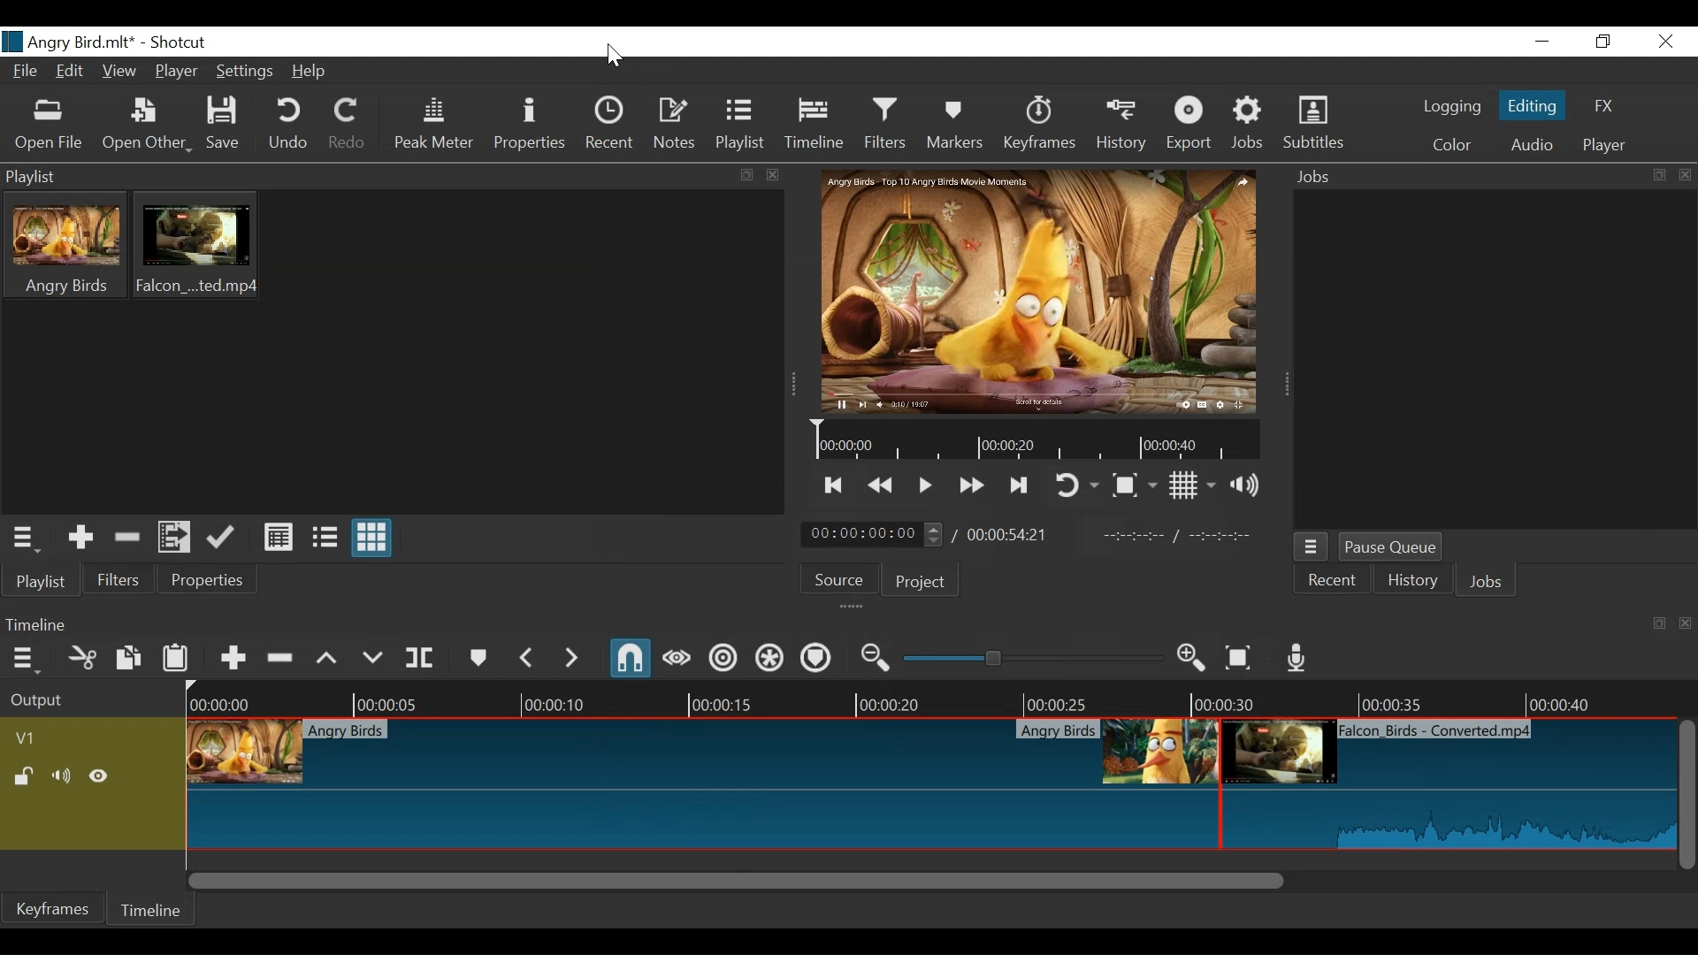 This screenshot has width=1698, height=955. I want to click on Previous Marker, so click(528, 660).